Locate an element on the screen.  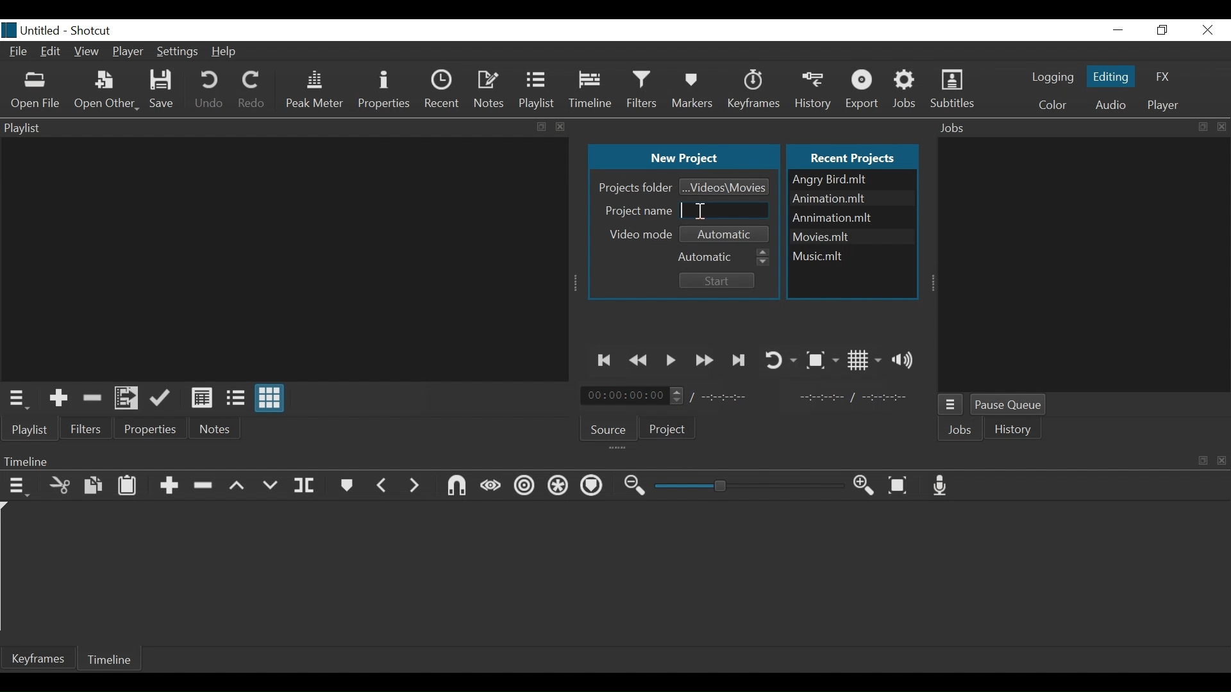
logging is located at coordinates (1052, 79).